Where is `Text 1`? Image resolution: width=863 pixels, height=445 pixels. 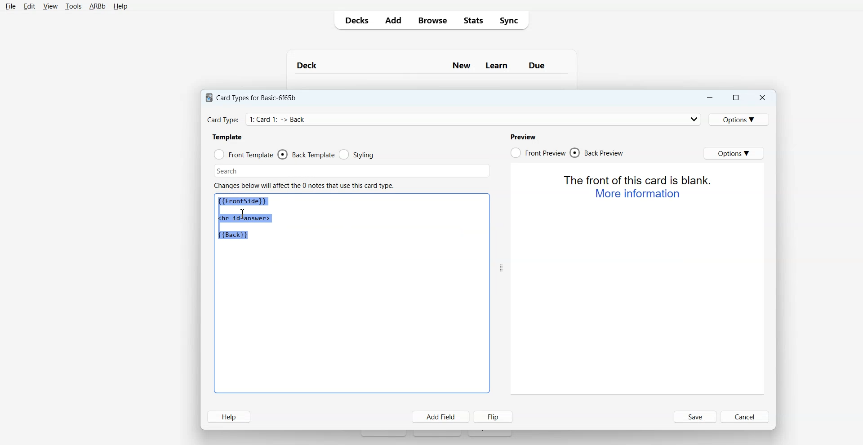 Text 1 is located at coordinates (249, 219).